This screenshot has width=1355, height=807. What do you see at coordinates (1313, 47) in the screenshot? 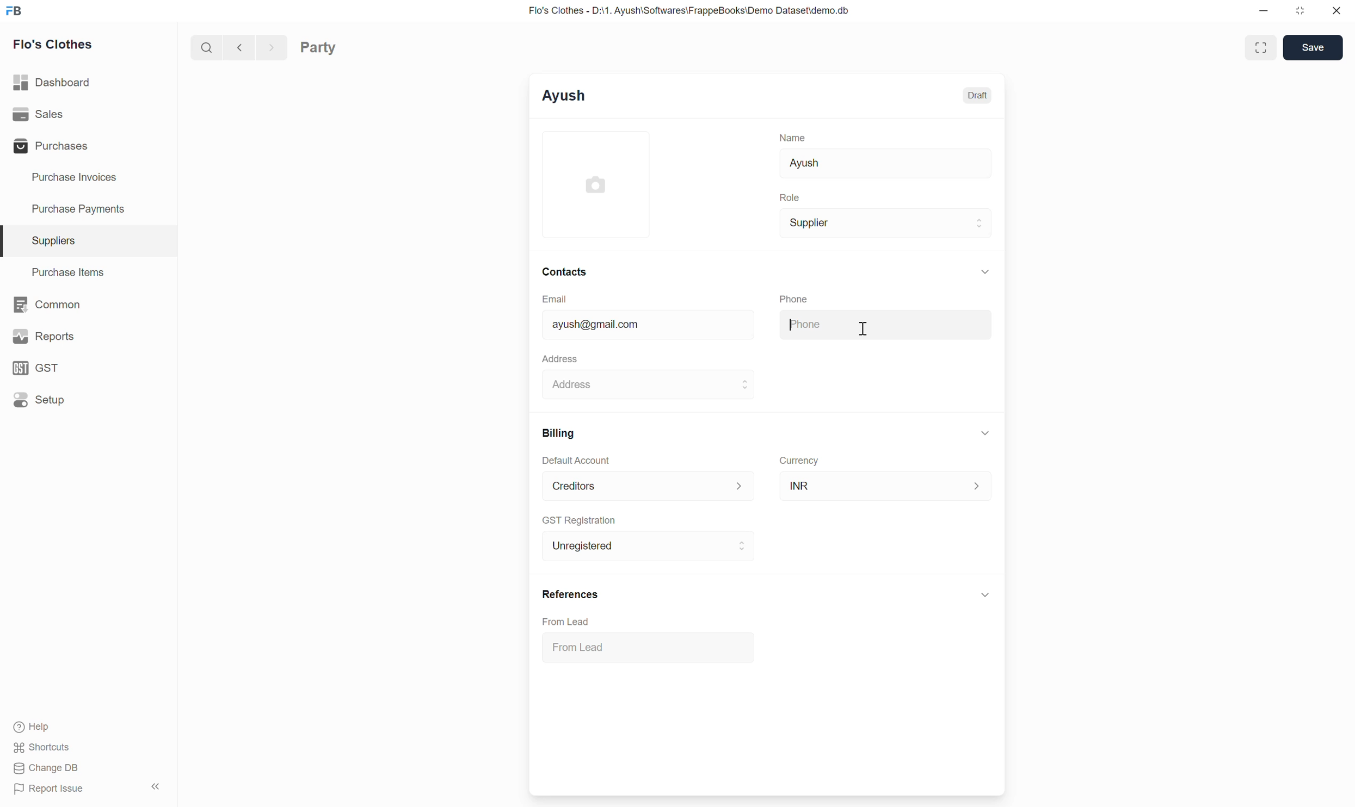
I see `Save` at bounding box center [1313, 47].